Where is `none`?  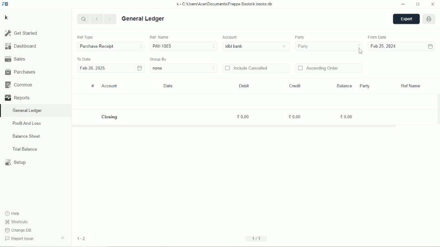
none is located at coordinates (184, 68).